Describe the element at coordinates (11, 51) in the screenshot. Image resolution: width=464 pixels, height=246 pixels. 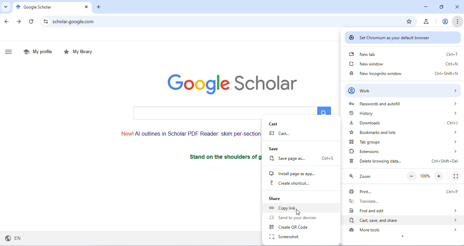
I see `show side bar` at that location.